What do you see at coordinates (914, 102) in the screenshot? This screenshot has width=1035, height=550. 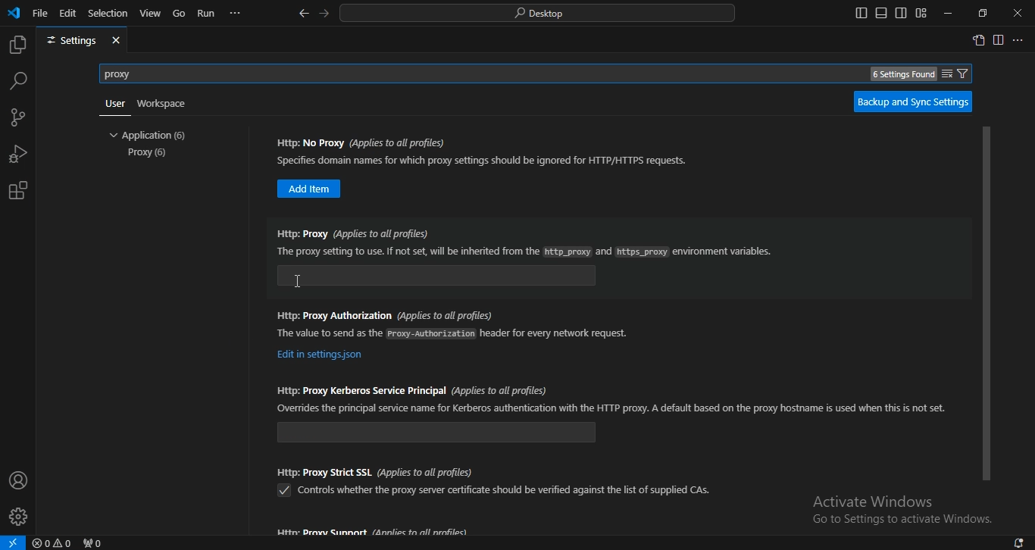 I see `backup and sync settings` at bounding box center [914, 102].